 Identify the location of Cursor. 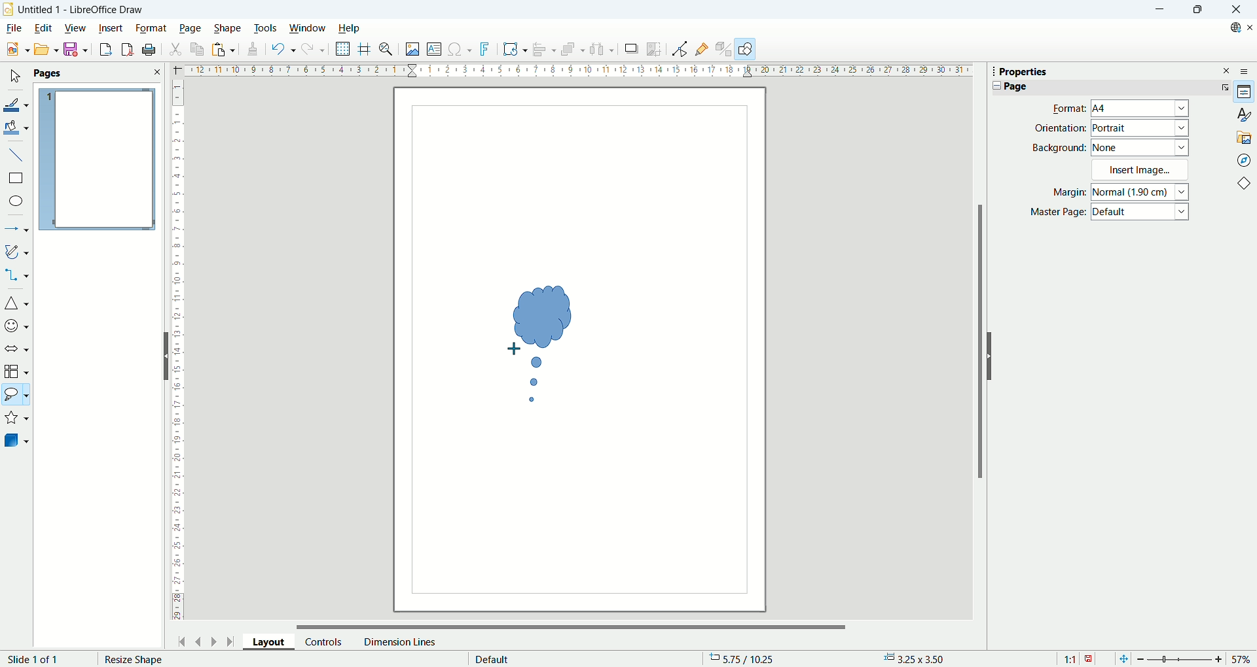
(517, 347).